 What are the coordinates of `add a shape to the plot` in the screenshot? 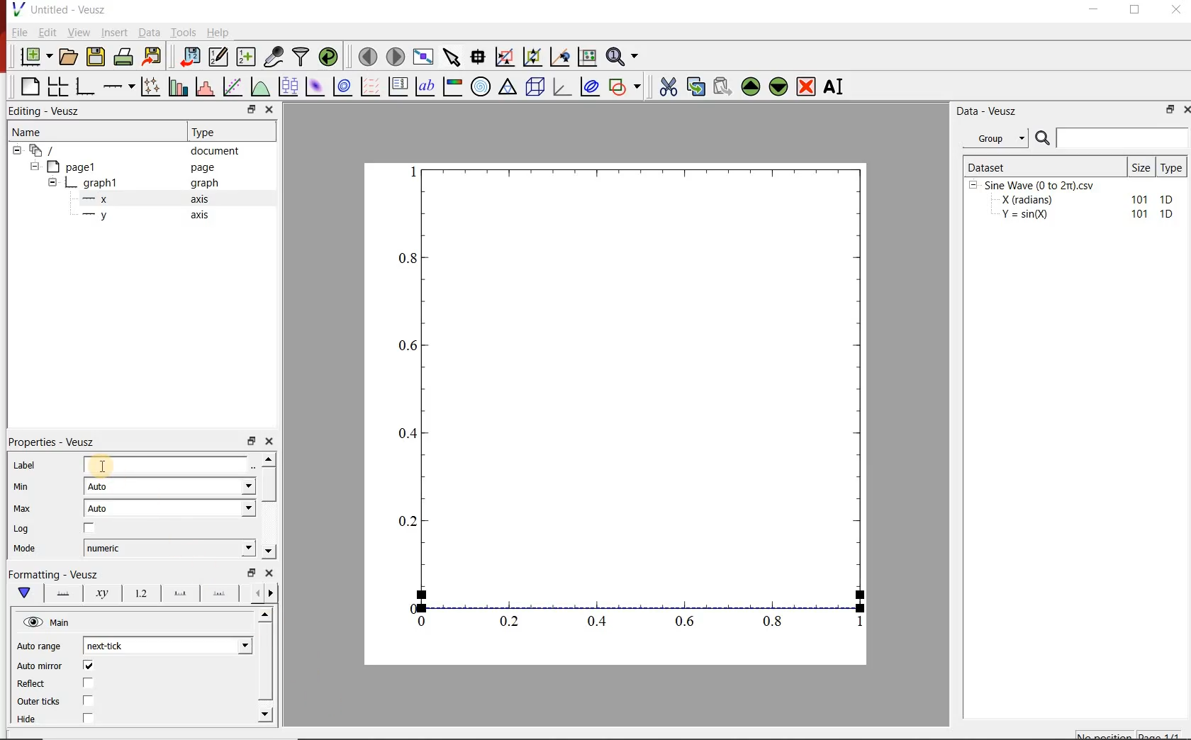 It's located at (627, 86).